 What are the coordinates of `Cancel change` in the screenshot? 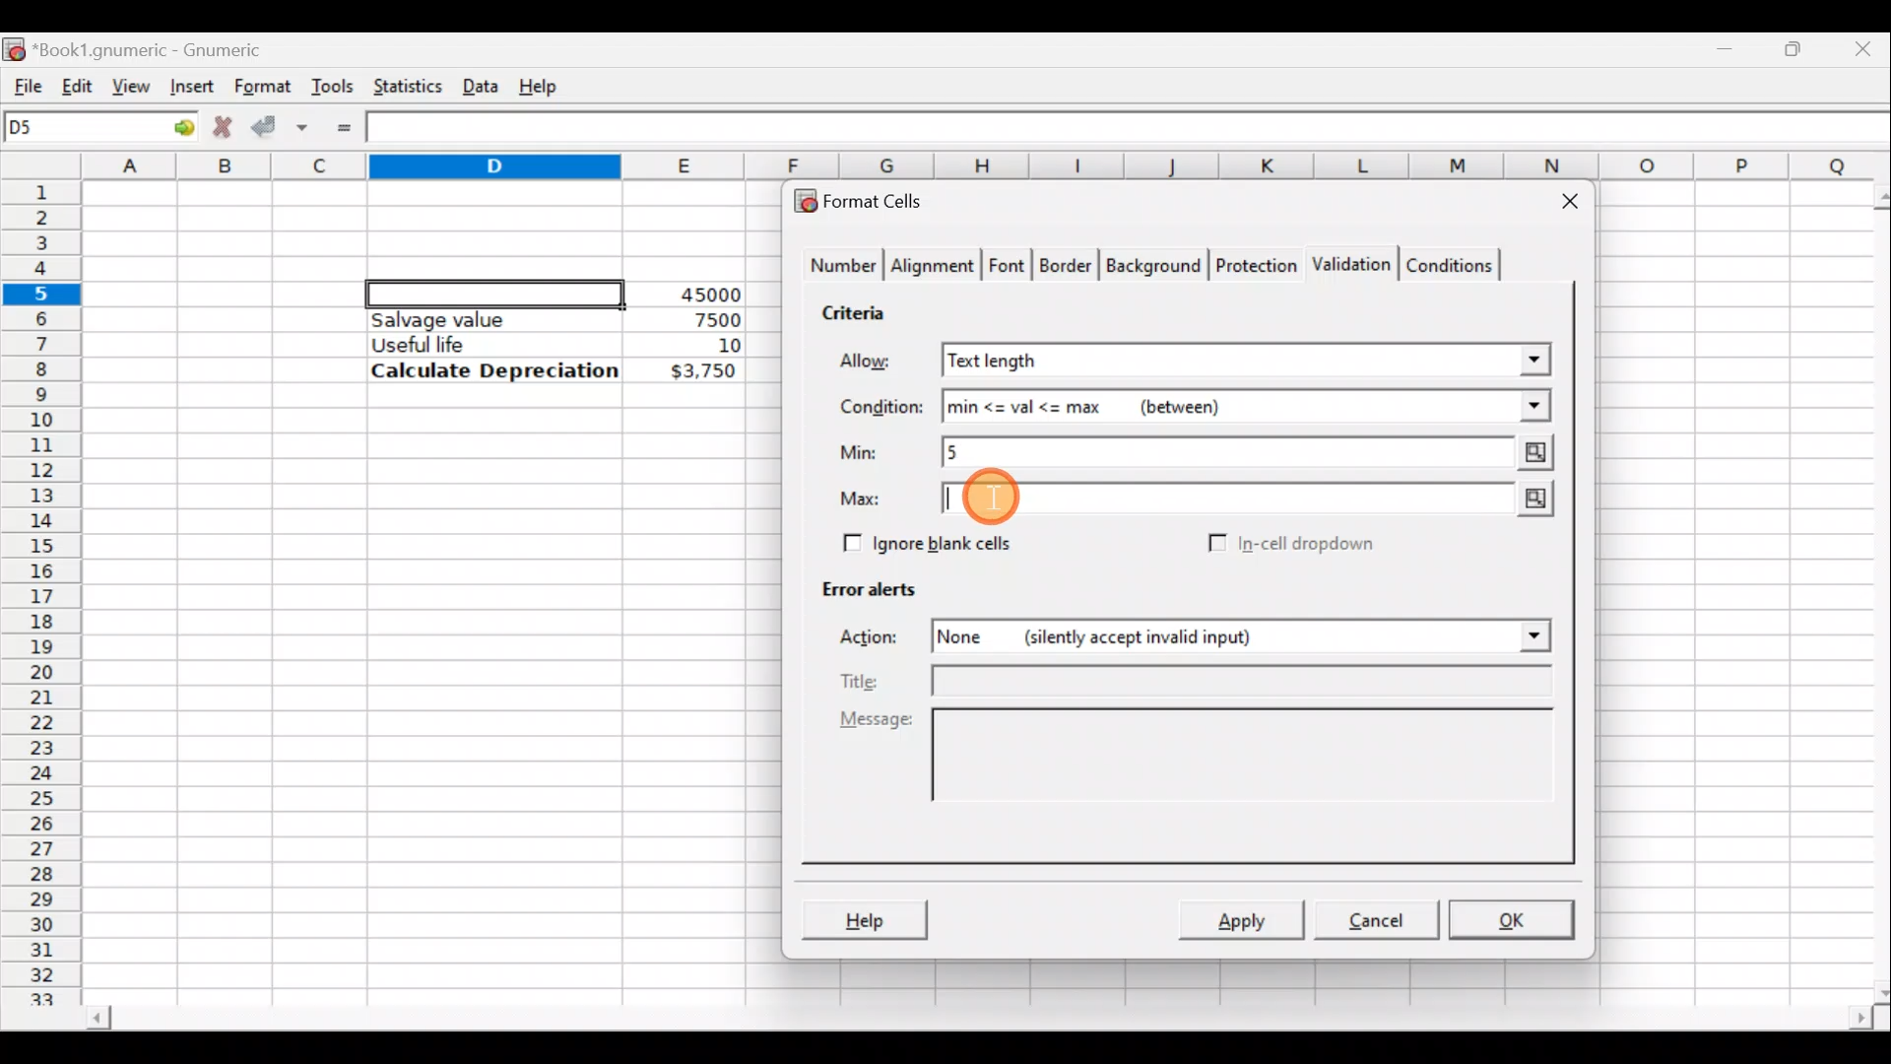 It's located at (221, 124).